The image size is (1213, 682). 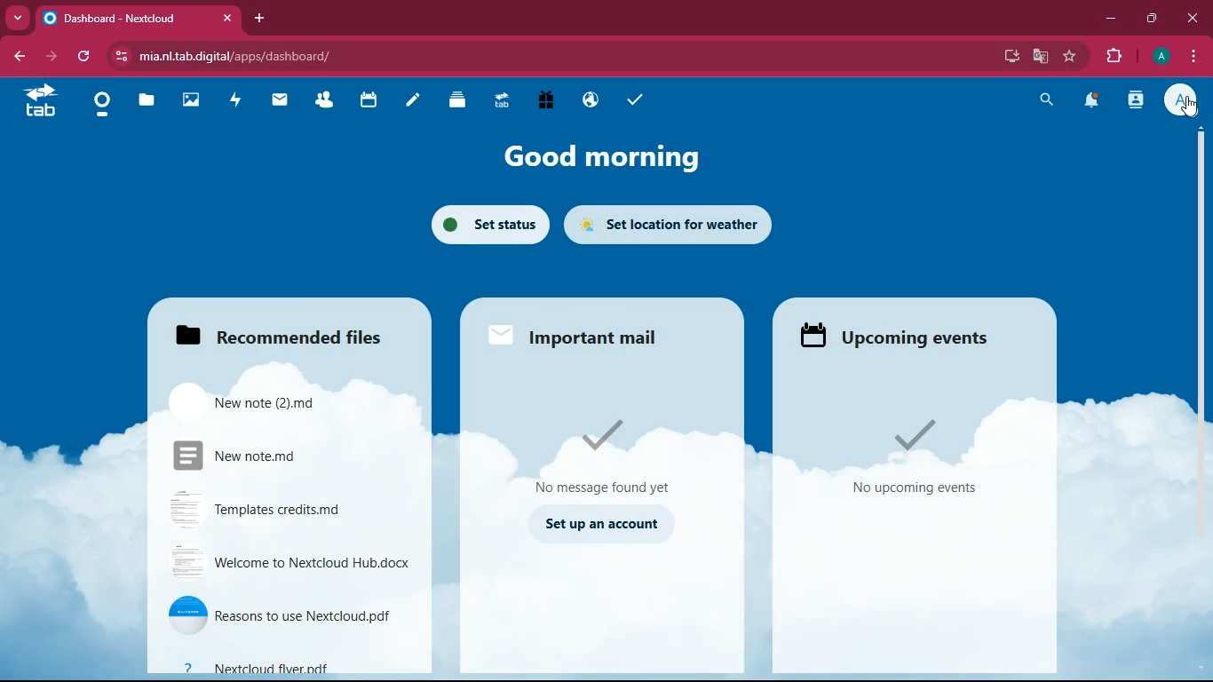 I want to click on calendar, so click(x=370, y=99).